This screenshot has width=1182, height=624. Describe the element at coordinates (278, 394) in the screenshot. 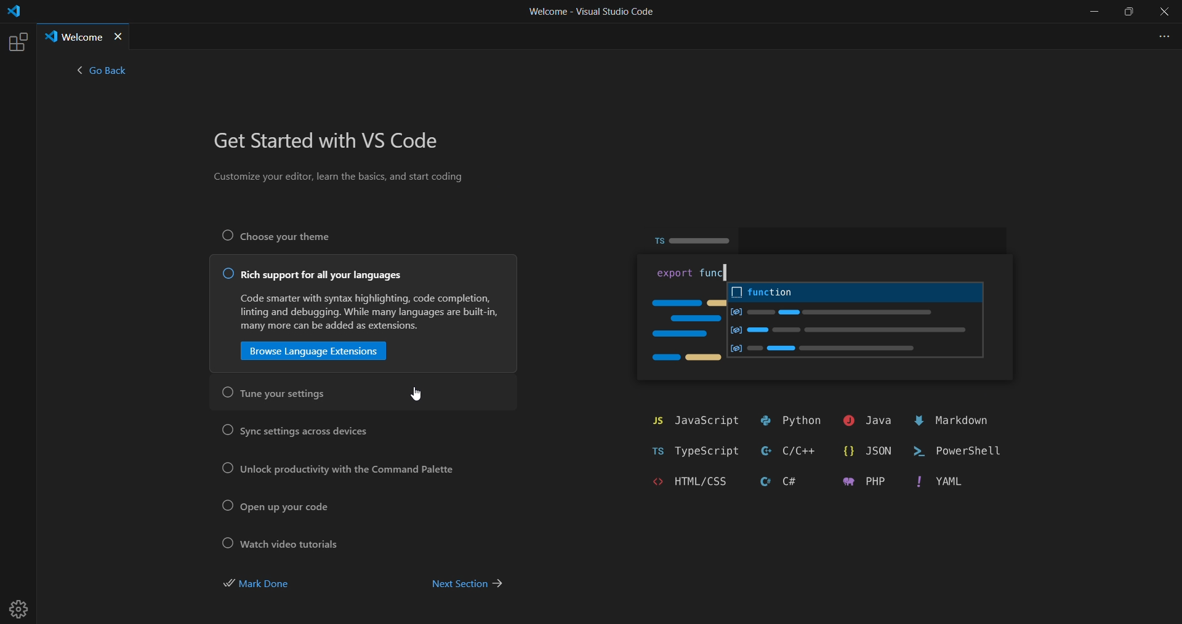

I see `tune your setting` at that location.